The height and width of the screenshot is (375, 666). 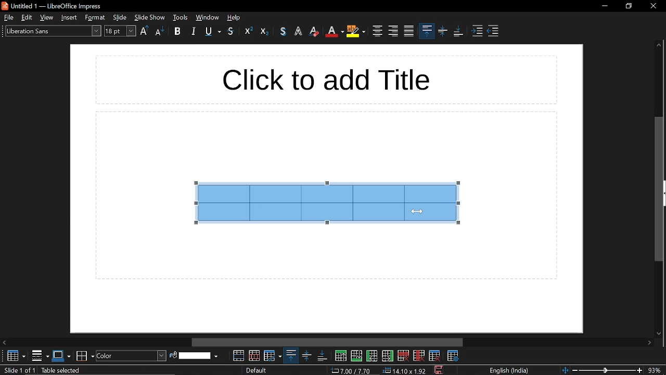 What do you see at coordinates (640, 370) in the screenshot?
I see `zoom in` at bounding box center [640, 370].